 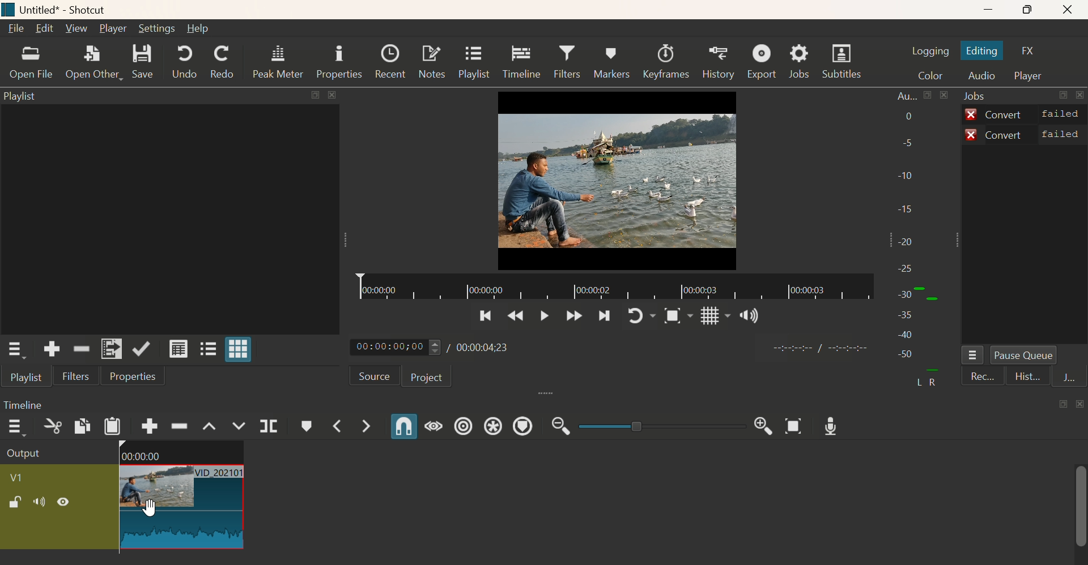 I want to click on Setting, so click(x=159, y=29).